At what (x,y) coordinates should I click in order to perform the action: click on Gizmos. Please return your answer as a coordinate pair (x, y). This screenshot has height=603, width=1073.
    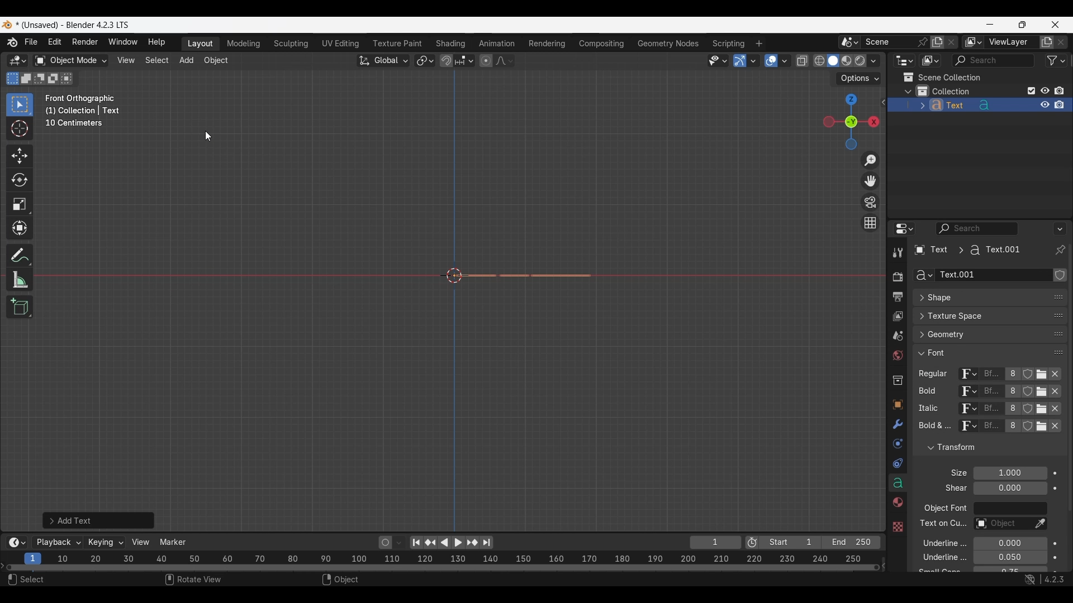
    Looking at the image, I should click on (753, 60).